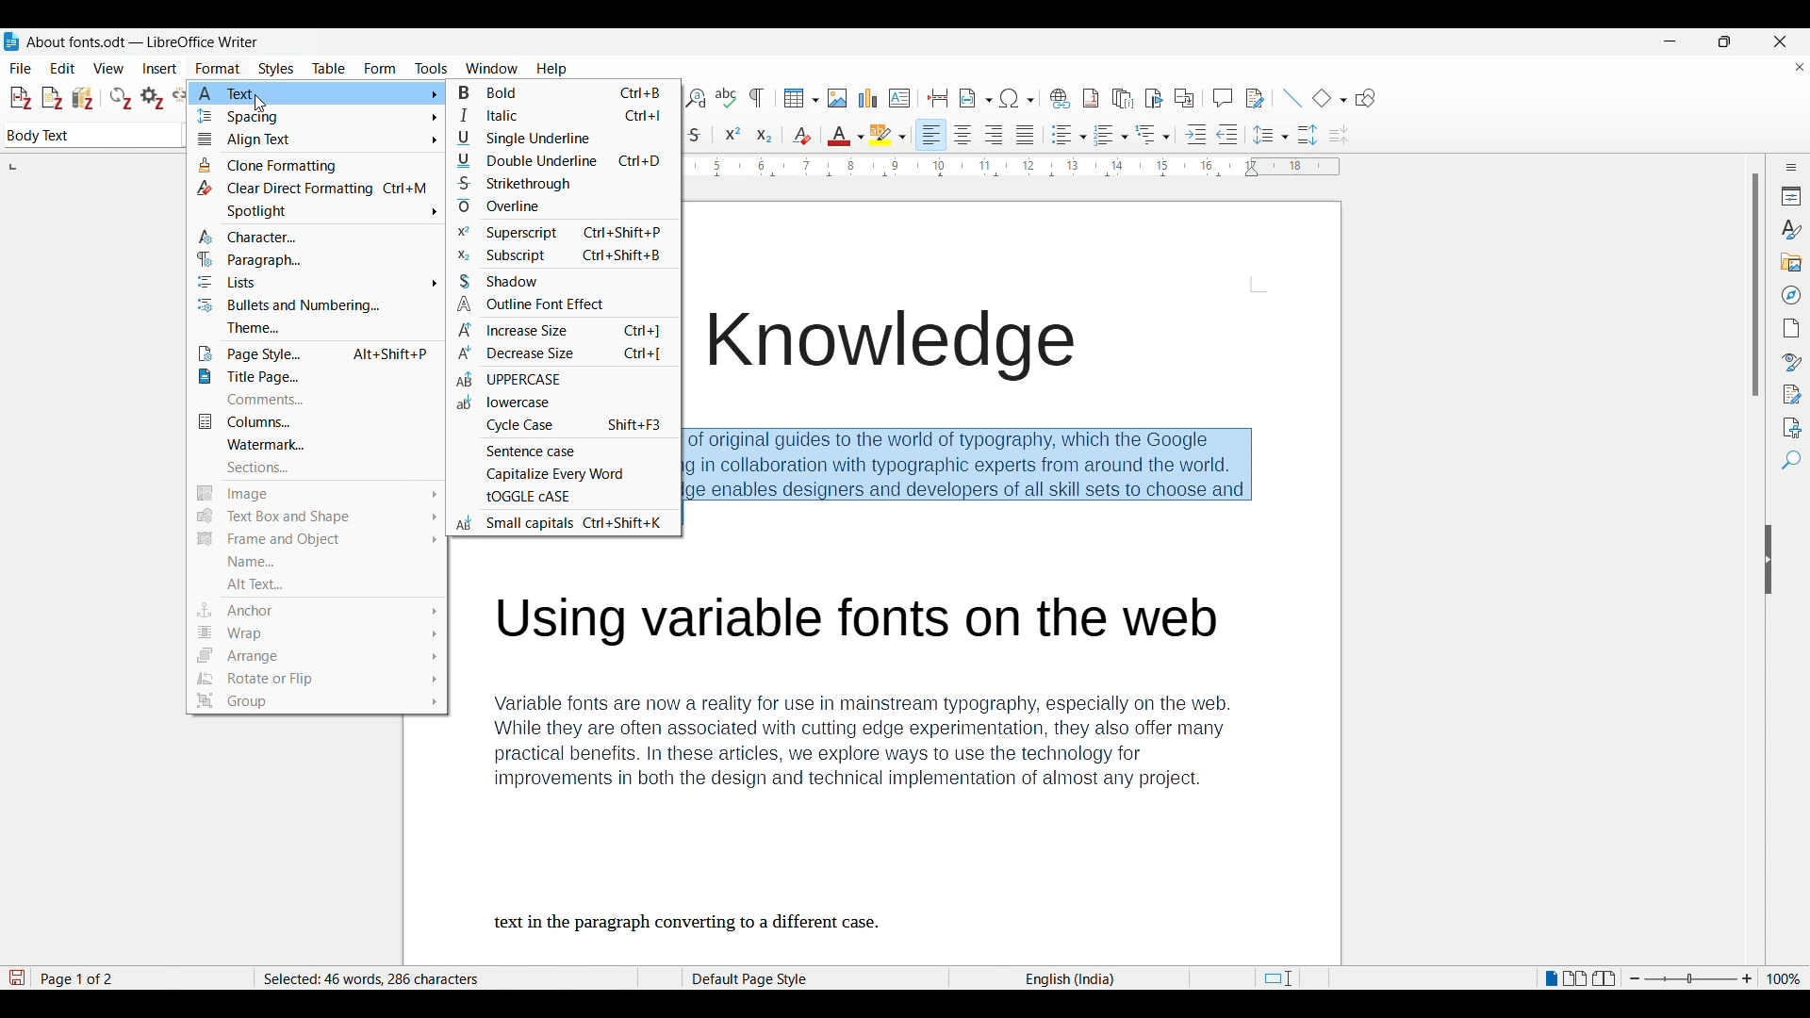 This screenshot has height=1018, width=1810. What do you see at coordinates (1791, 460) in the screenshot?
I see `Find` at bounding box center [1791, 460].